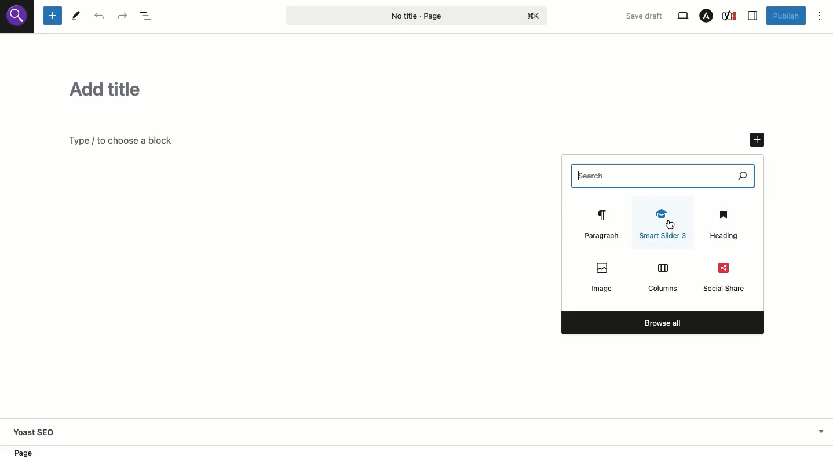 This screenshot has width=833, height=459. I want to click on Yoast, so click(731, 16).